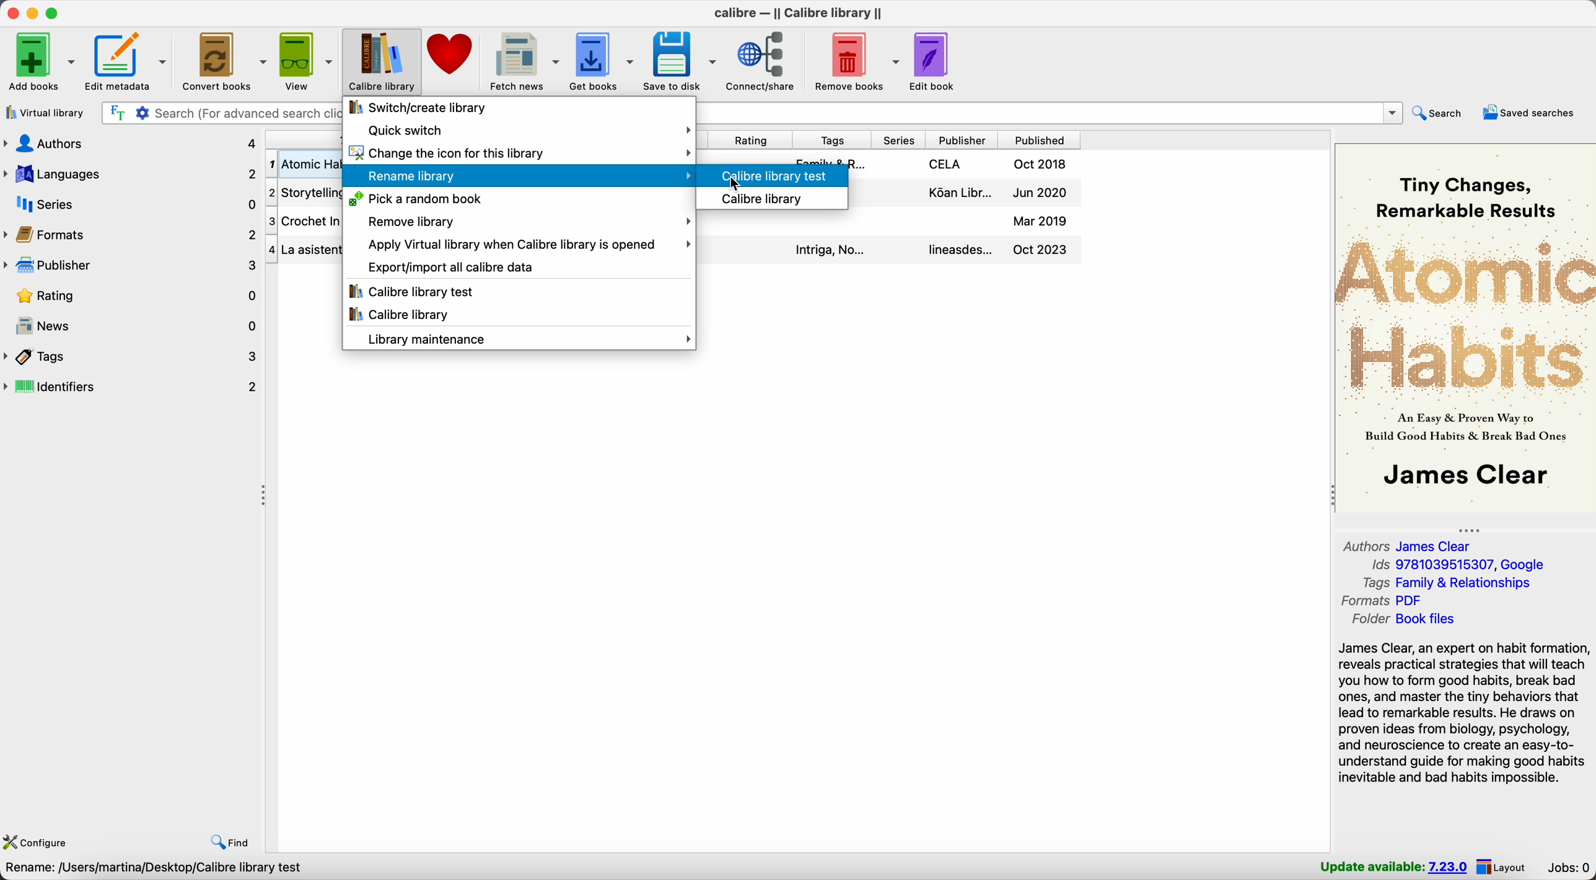  What do you see at coordinates (517, 175) in the screenshot?
I see `Rename library` at bounding box center [517, 175].